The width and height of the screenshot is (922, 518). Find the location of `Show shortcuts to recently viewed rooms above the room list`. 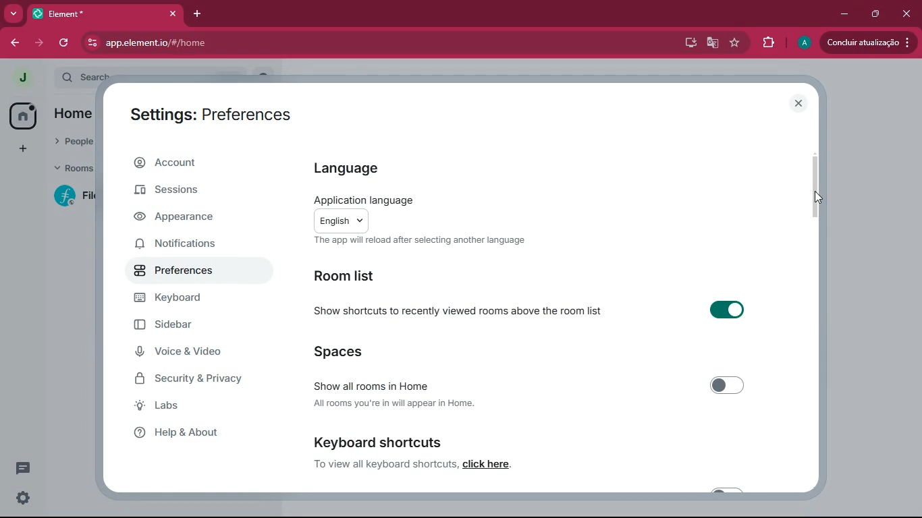

Show shortcuts to recently viewed rooms above the room list is located at coordinates (522, 312).